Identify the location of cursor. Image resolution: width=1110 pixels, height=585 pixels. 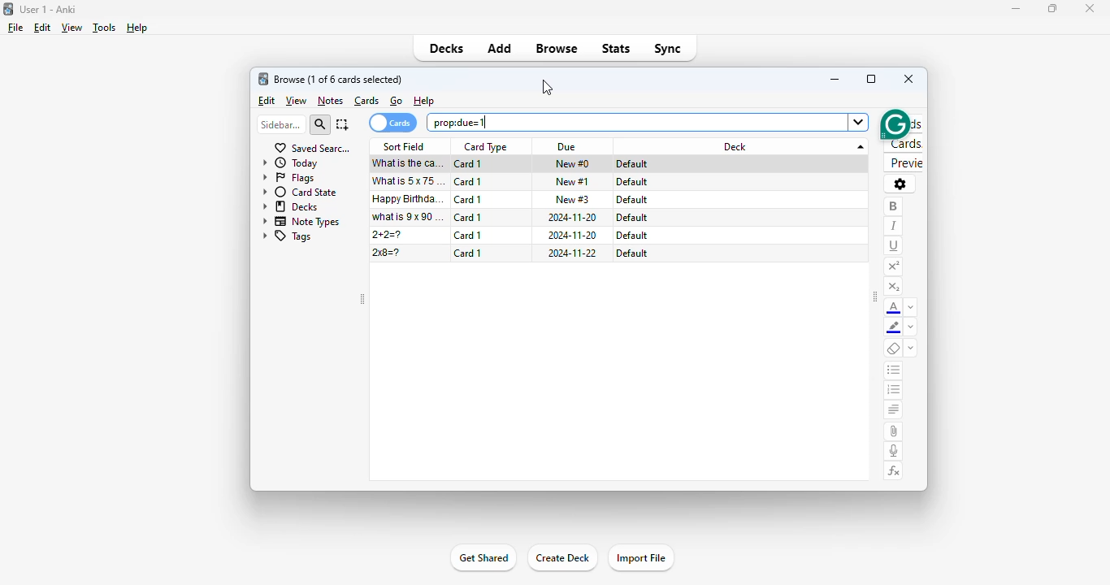
(548, 87).